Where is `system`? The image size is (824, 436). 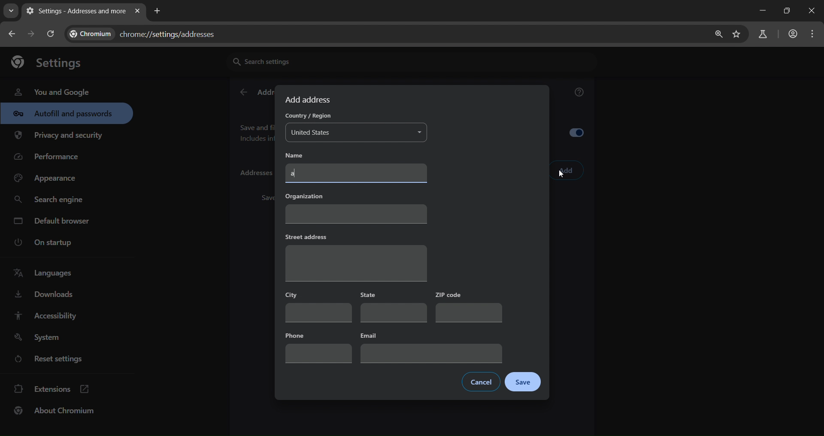 system is located at coordinates (39, 338).